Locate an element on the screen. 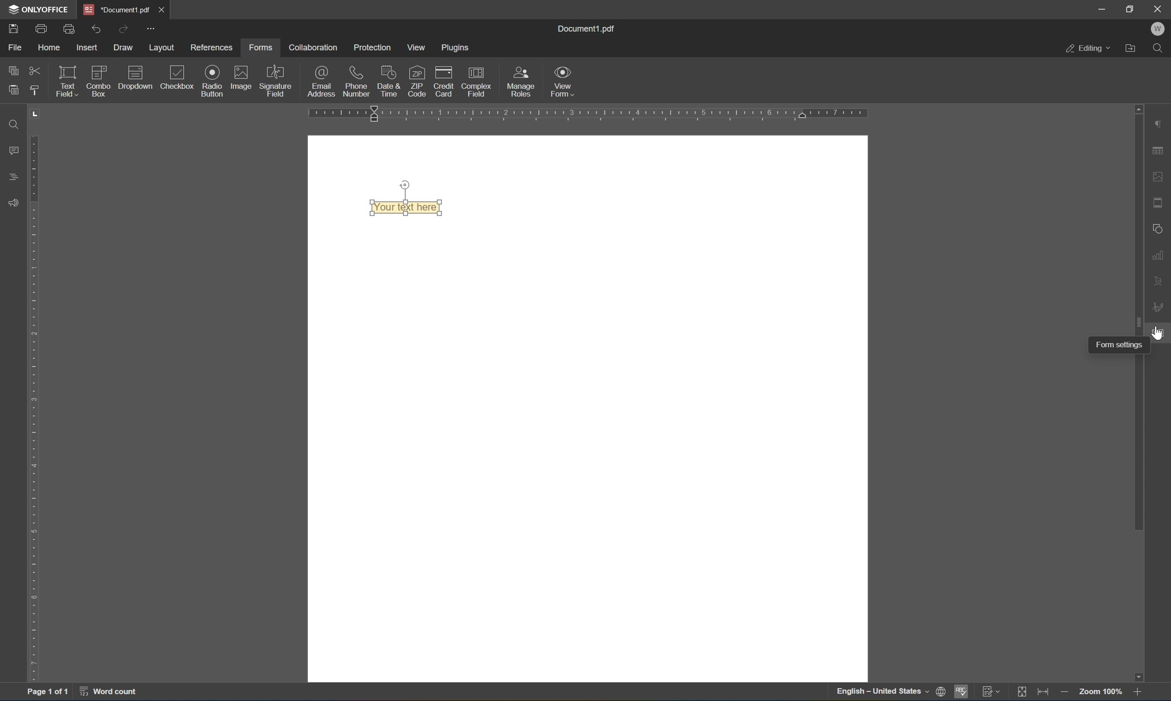 The image size is (1171, 701). zoom in is located at coordinates (1141, 692).